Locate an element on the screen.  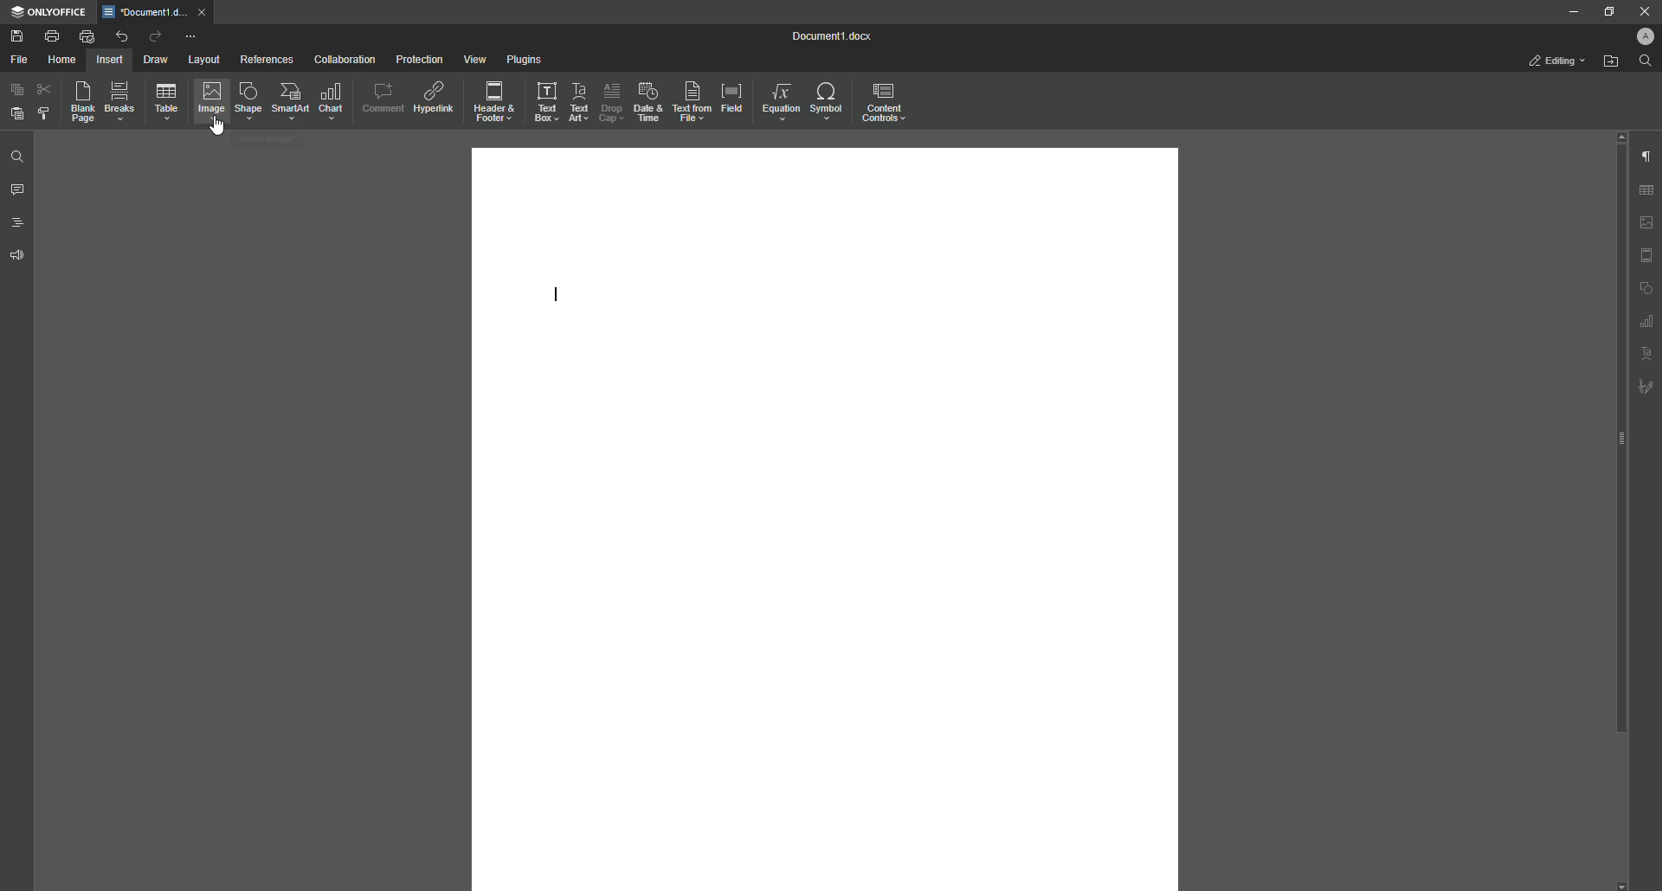
Text From File is located at coordinates (691, 101).